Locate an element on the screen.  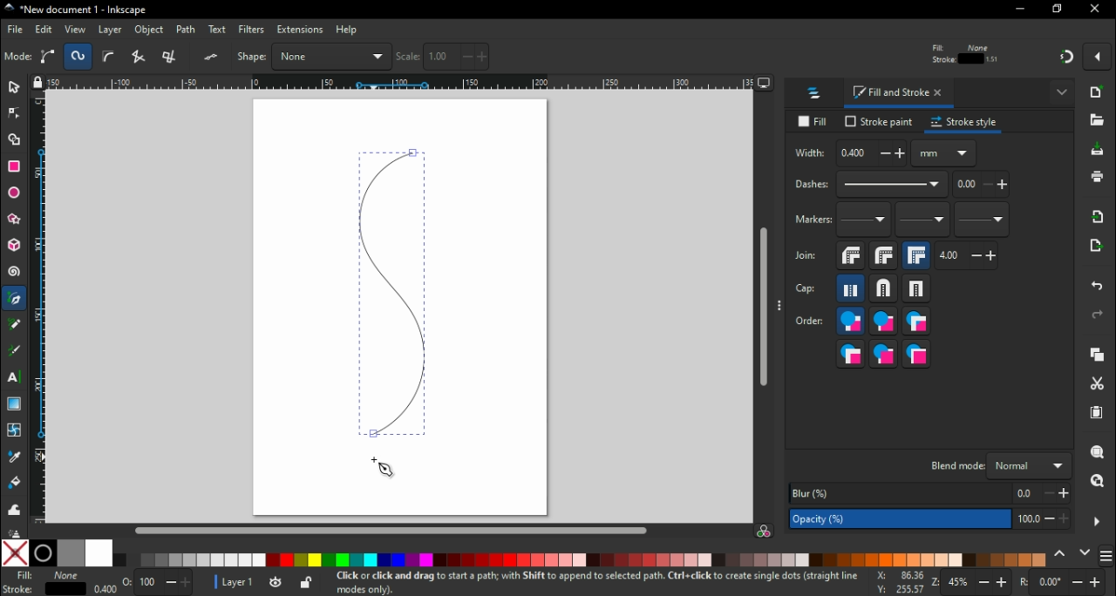
view is located at coordinates (74, 30).